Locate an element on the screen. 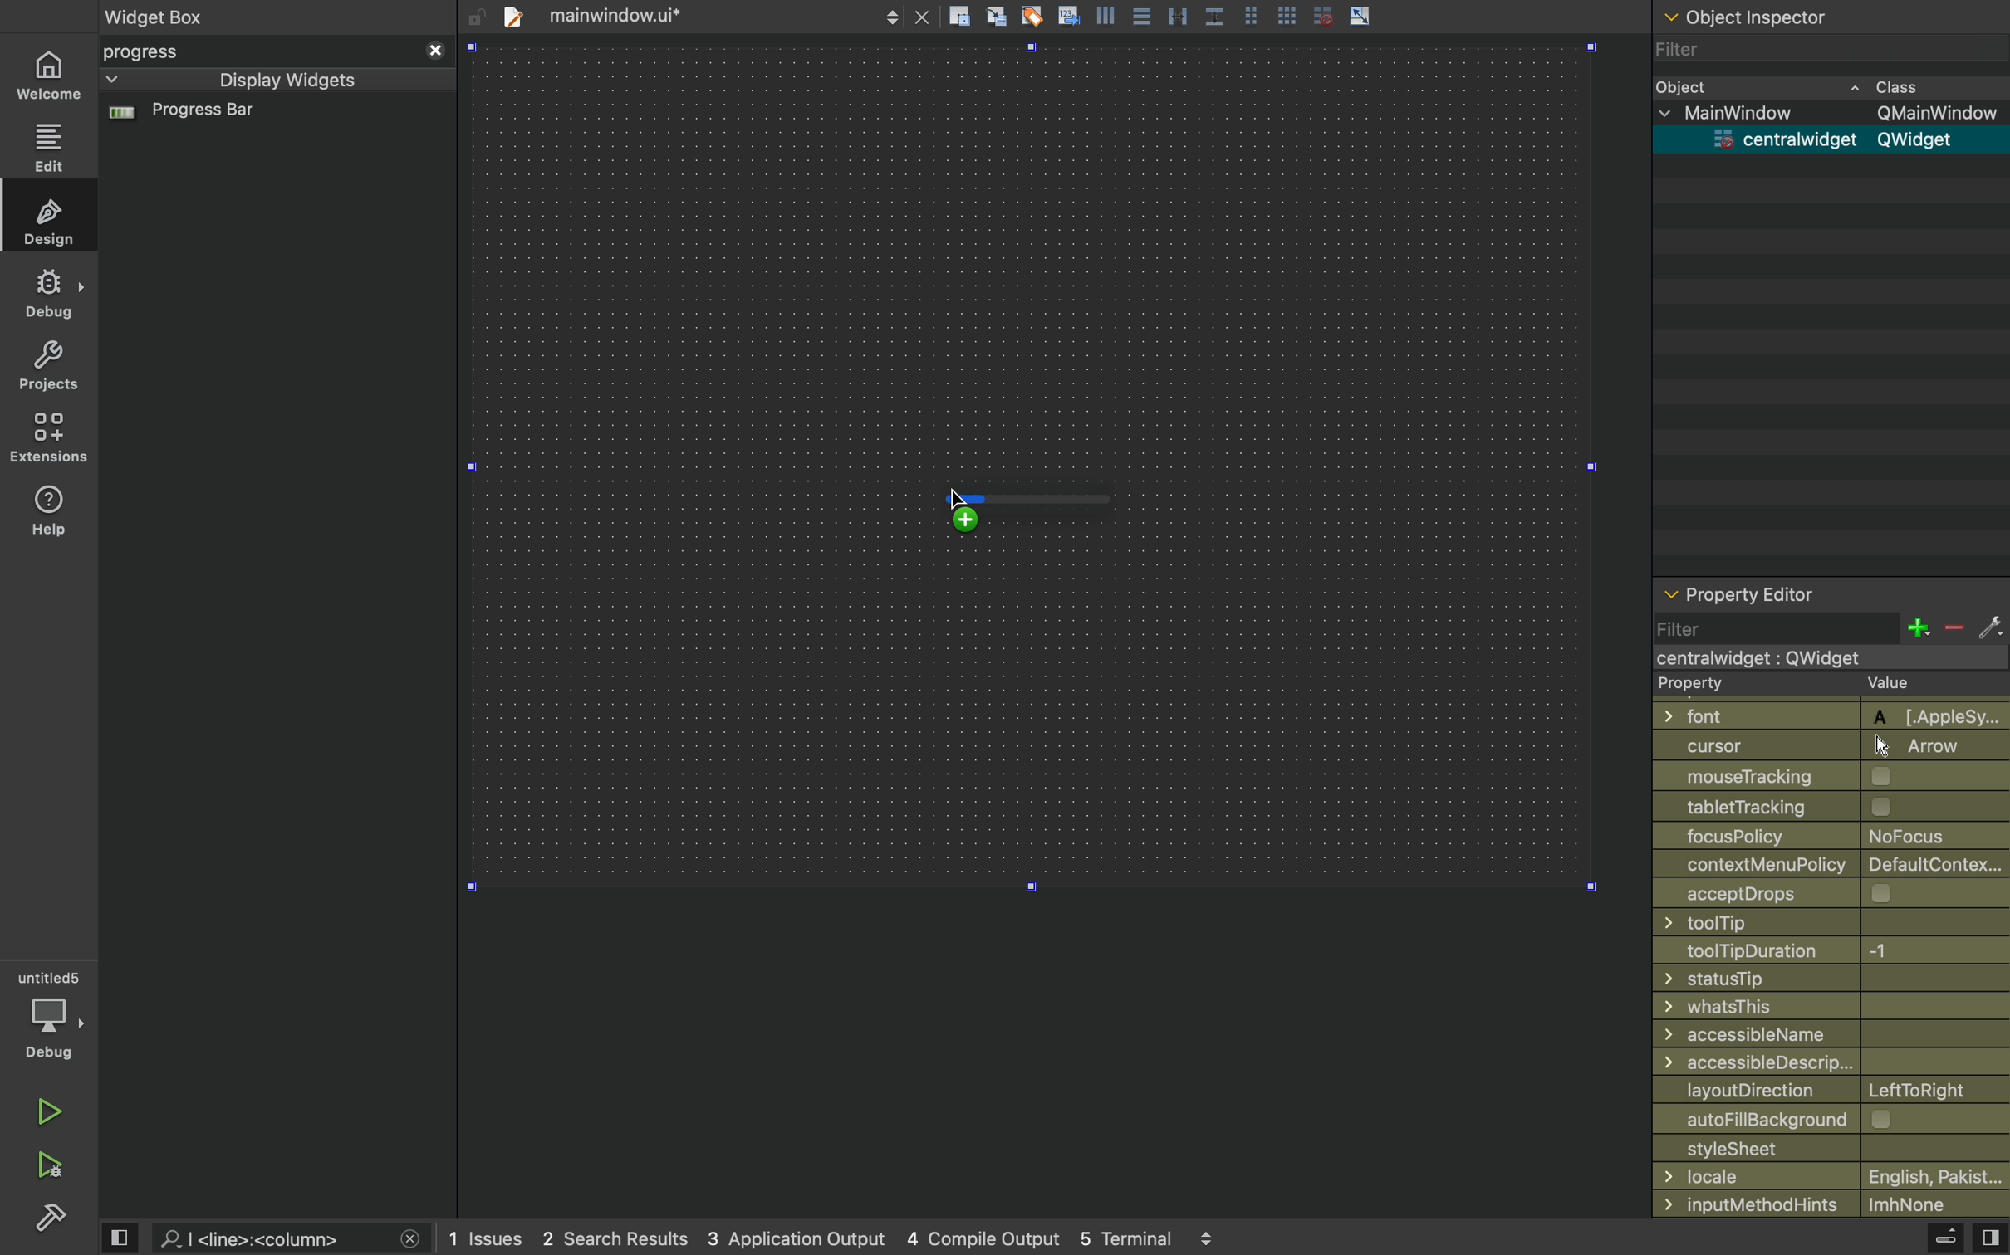 The width and height of the screenshot is (2010, 1255). contextmenupolicy is located at coordinates (1833, 863).